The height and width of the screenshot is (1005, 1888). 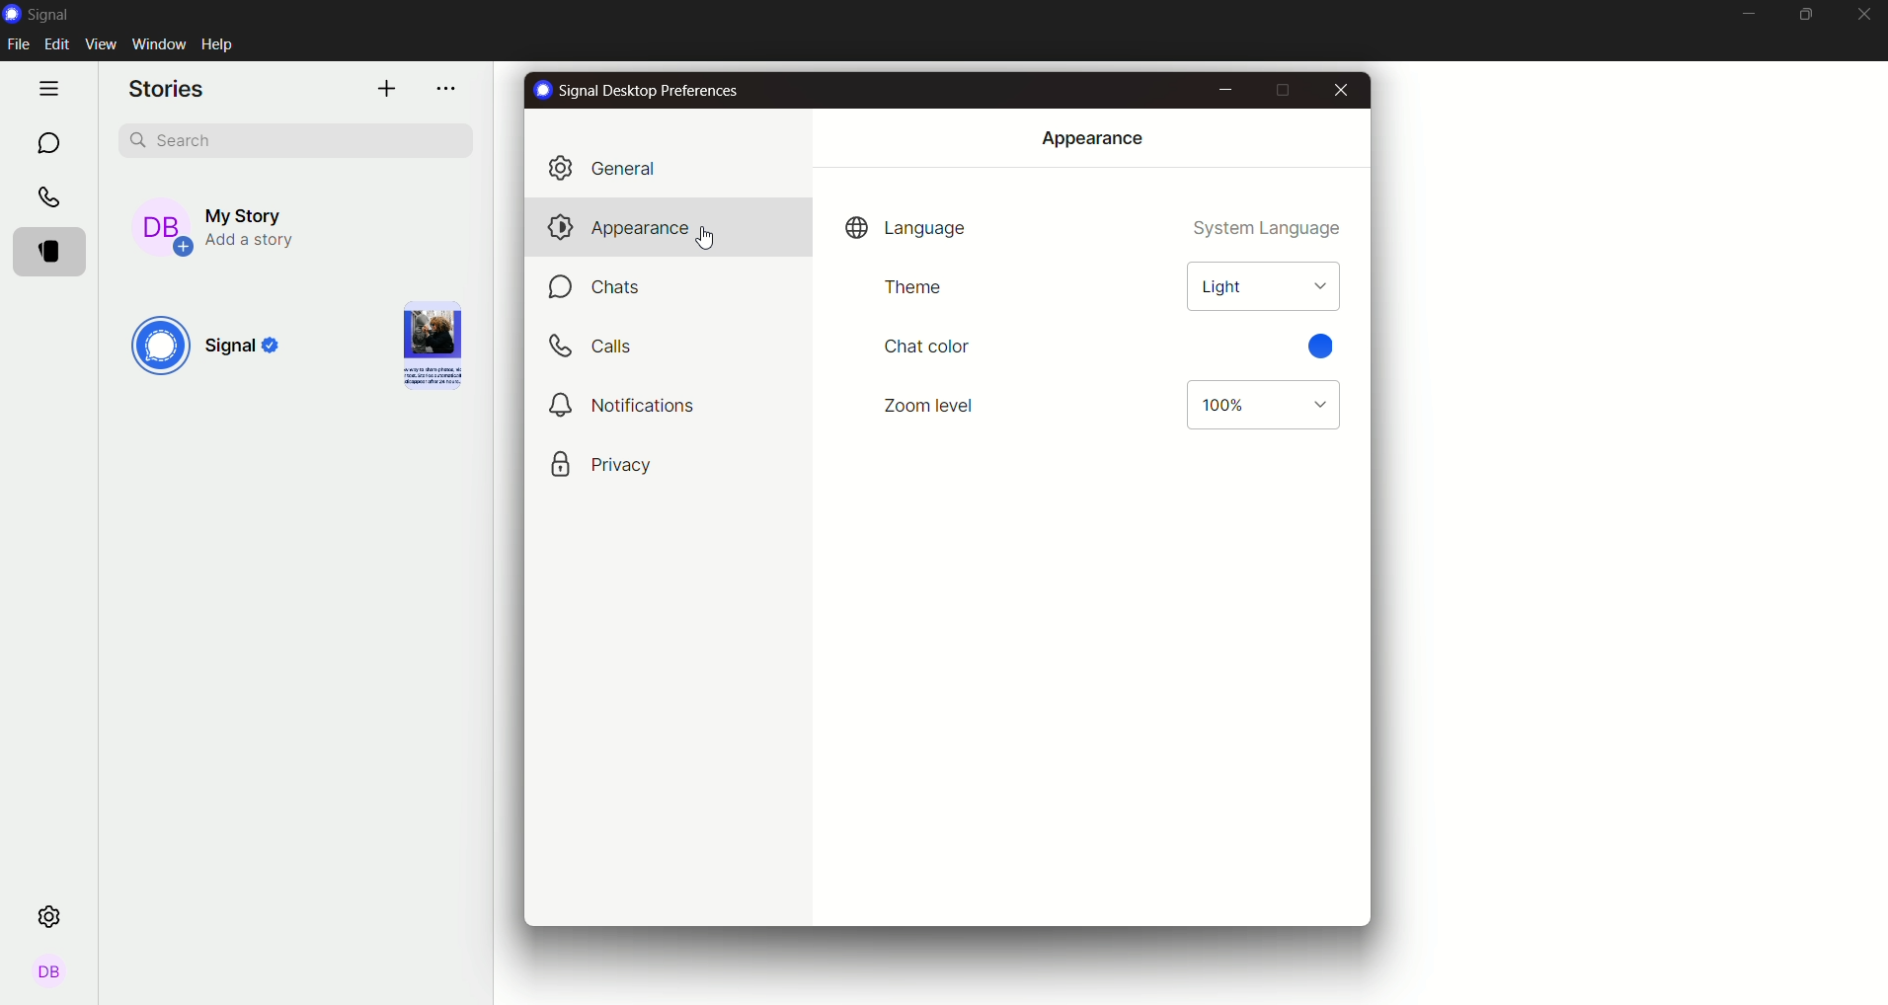 I want to click on notifications, so click(x=626, y=405).